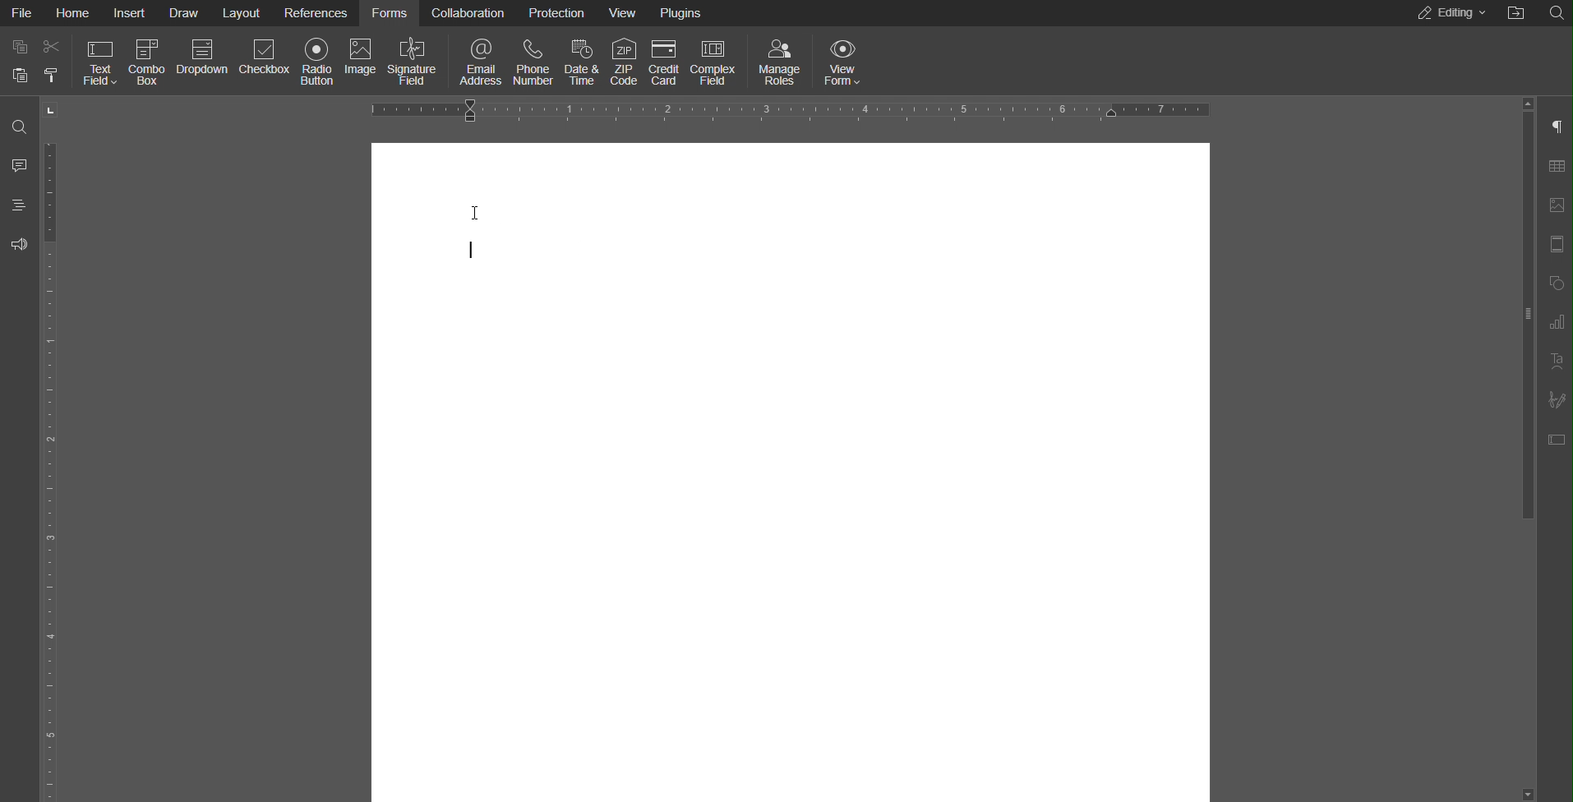  I want to click on Draw, so click(186, 13).